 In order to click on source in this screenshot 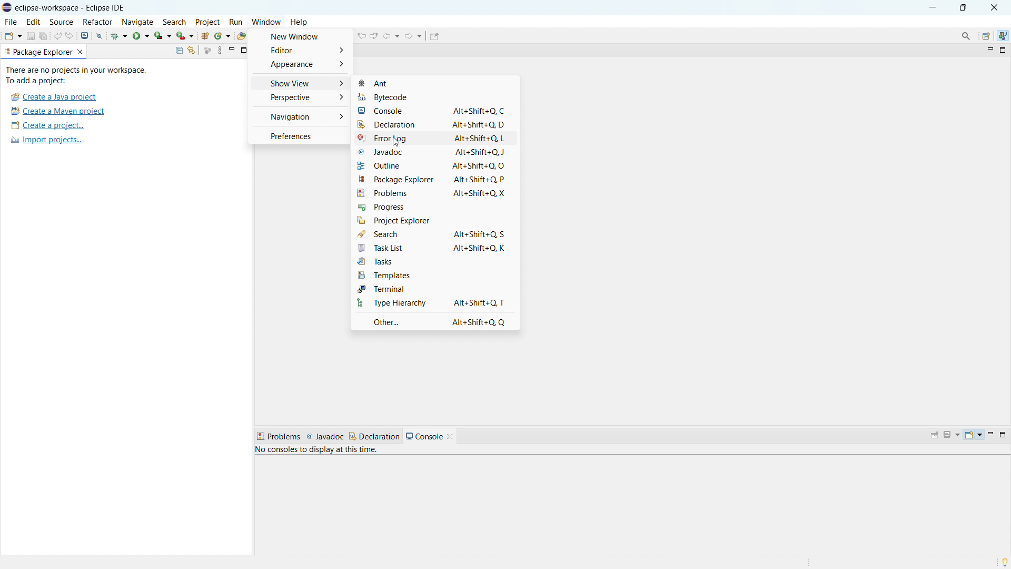, I will do `click(62, 22)`.